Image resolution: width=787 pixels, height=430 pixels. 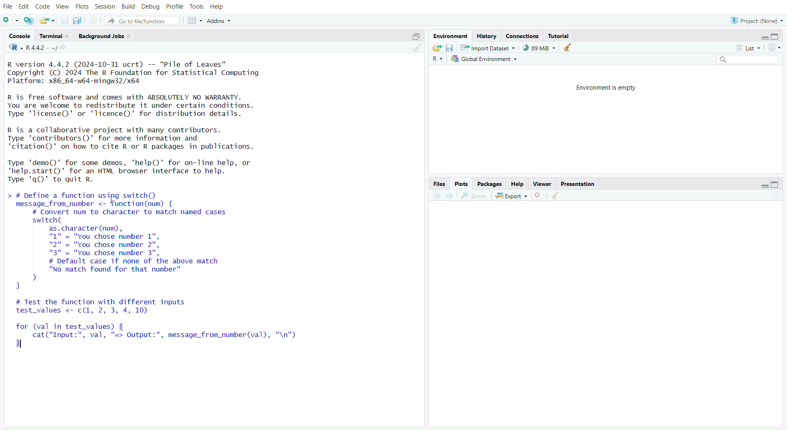 What do you see at coordinates (603, 86) in the screenshot?
I see `Environment is empty` at bounding box center [603, 86].